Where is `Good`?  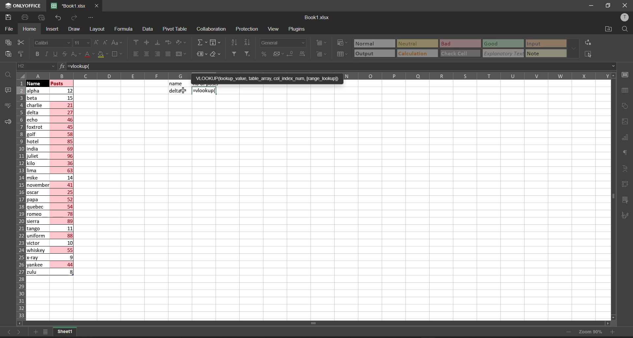
Good is located at coordinates (492, 43).